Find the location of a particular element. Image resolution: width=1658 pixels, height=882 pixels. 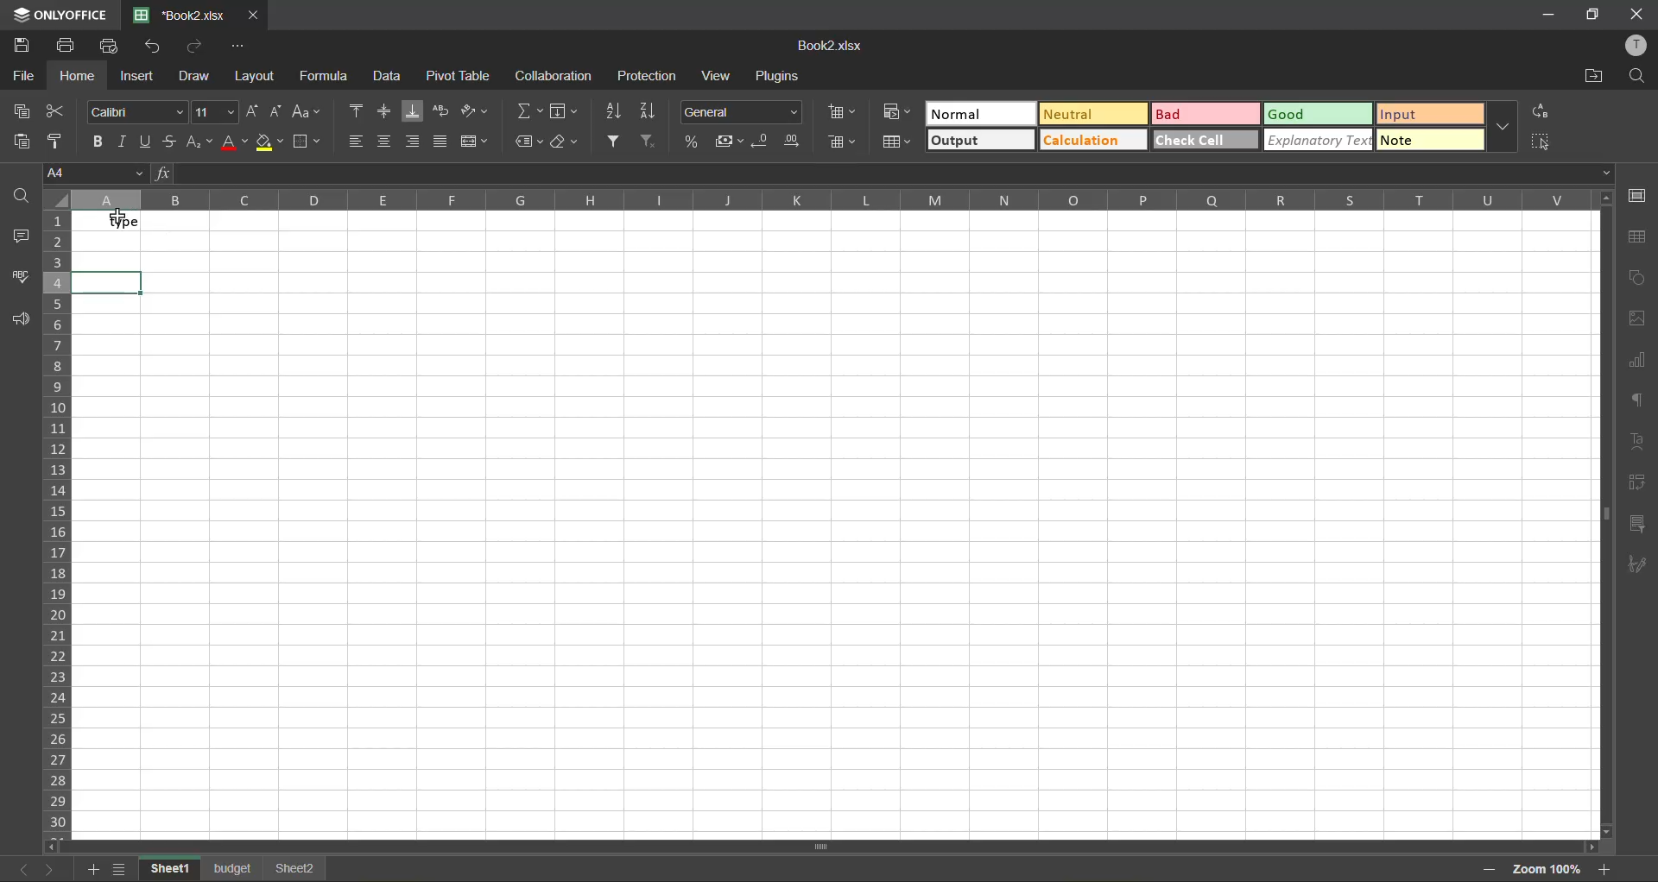

close tab is located at coordinates (254, 16).